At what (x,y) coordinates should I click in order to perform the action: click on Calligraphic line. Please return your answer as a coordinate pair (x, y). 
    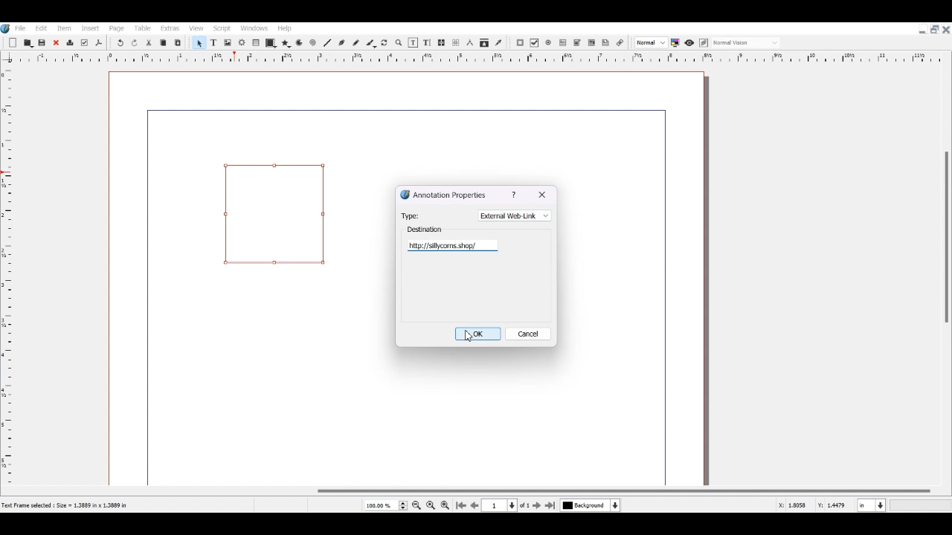
    Looking at the image, I should click on (371, 43).